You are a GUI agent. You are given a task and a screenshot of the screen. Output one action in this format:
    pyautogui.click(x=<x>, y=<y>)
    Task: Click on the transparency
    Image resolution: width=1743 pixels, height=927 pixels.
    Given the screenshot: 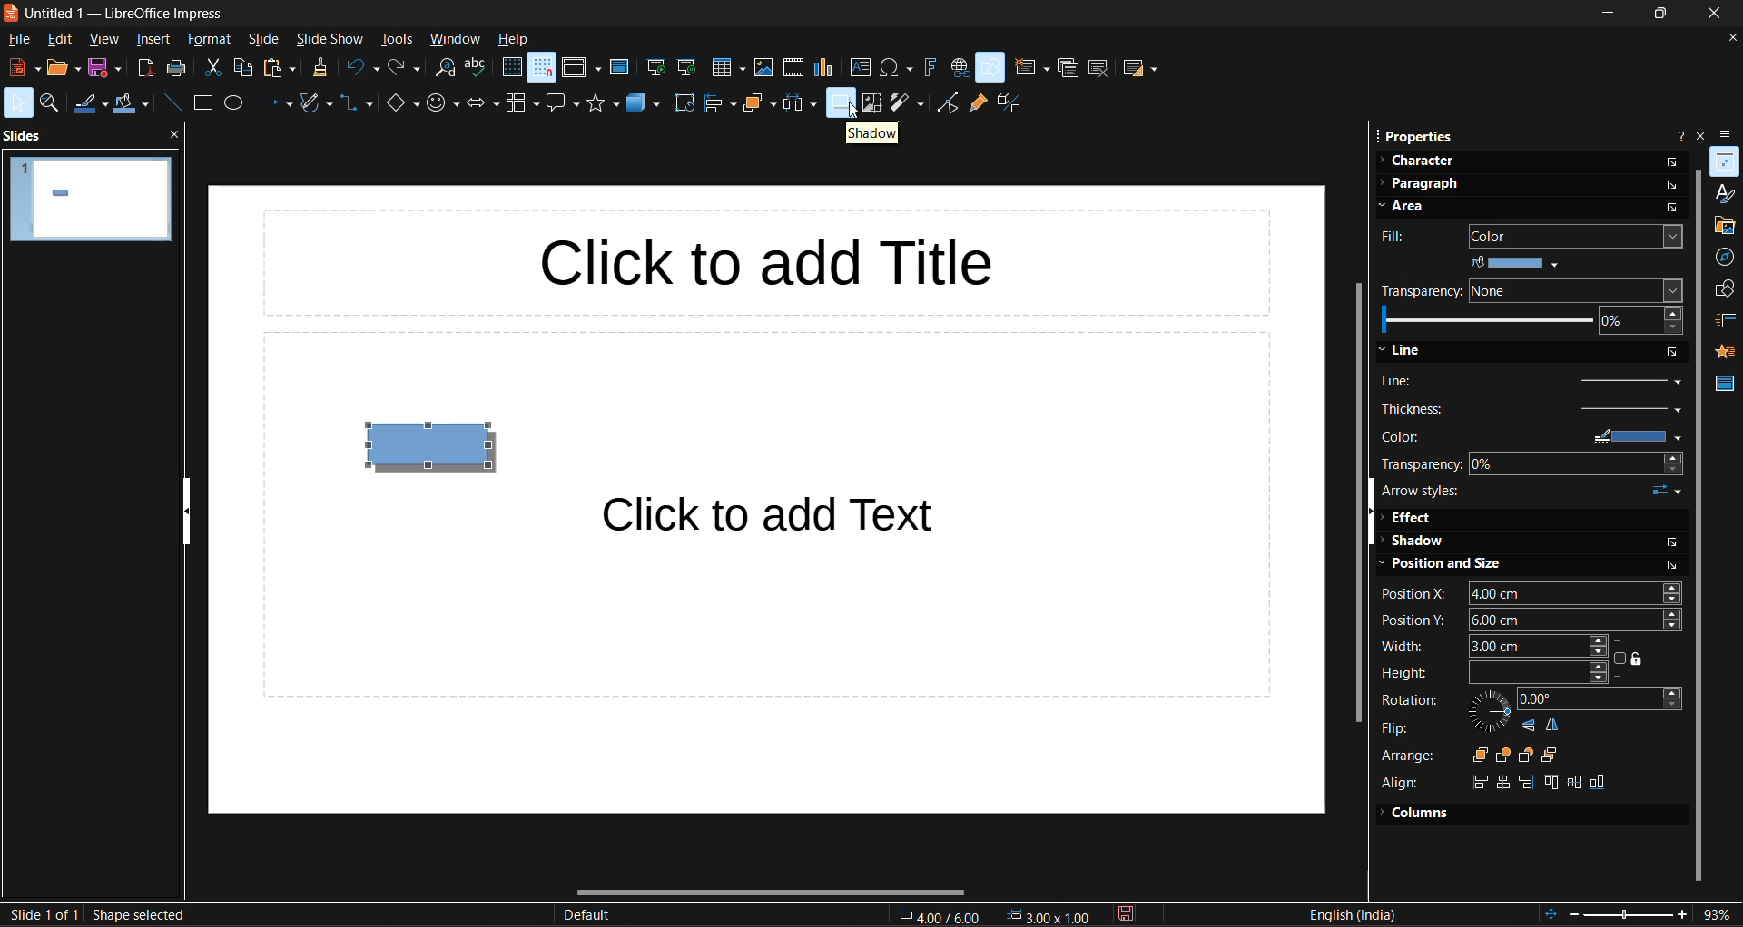 What is the action you would take?
    pyautogui.click(x=1418, y=293)
    